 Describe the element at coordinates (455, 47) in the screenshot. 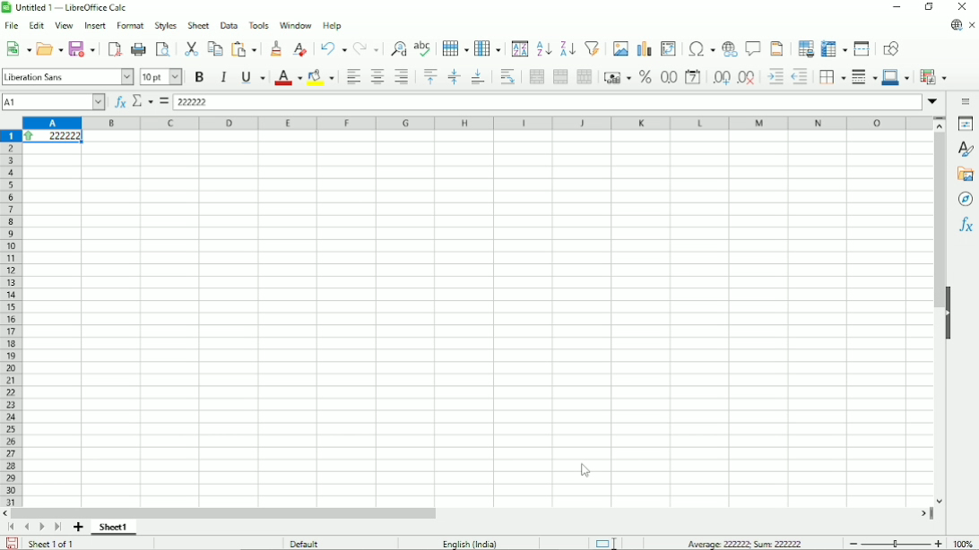

I see `Row` at that location.